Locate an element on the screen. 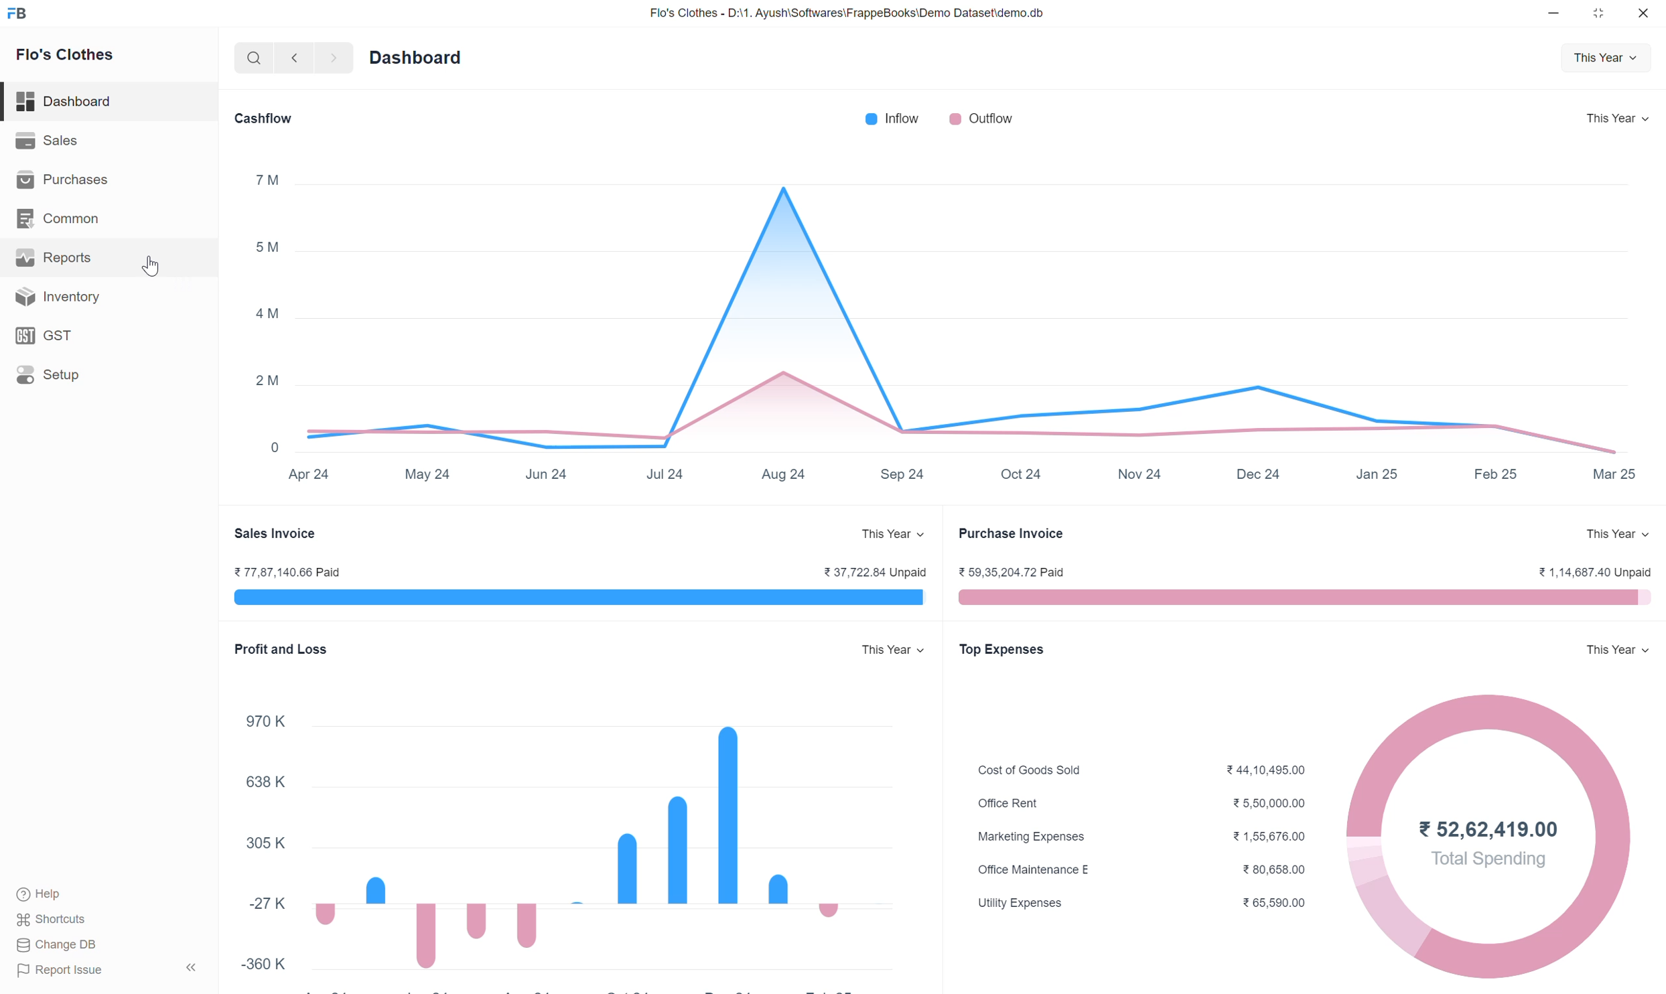 This screenshot has width=1666, height=994. Sep 24 is located at coordinates (898, 474).